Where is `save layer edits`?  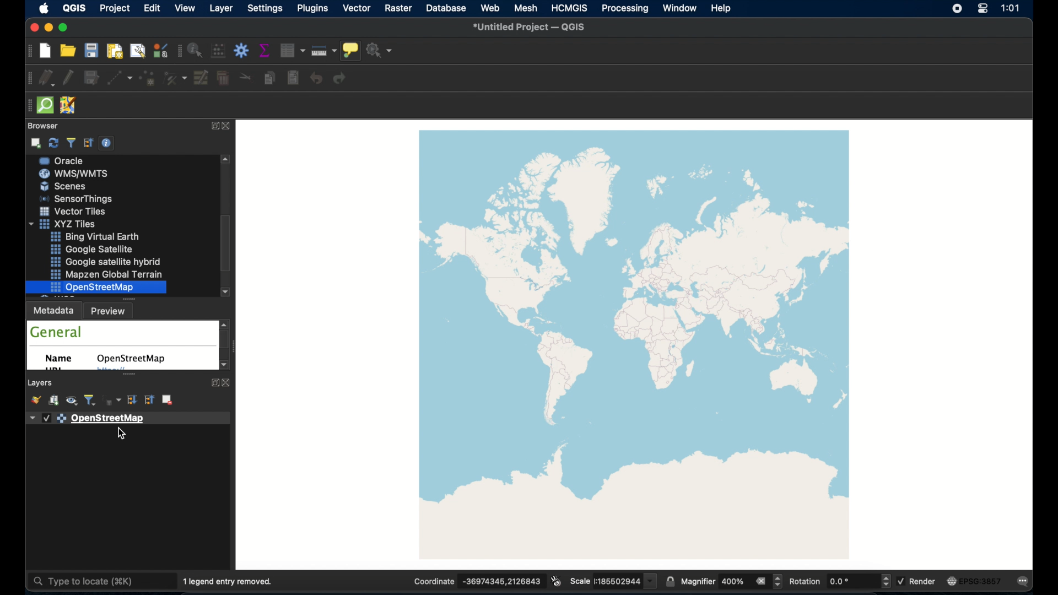
save layer edits is located at coordinates (92, 78).